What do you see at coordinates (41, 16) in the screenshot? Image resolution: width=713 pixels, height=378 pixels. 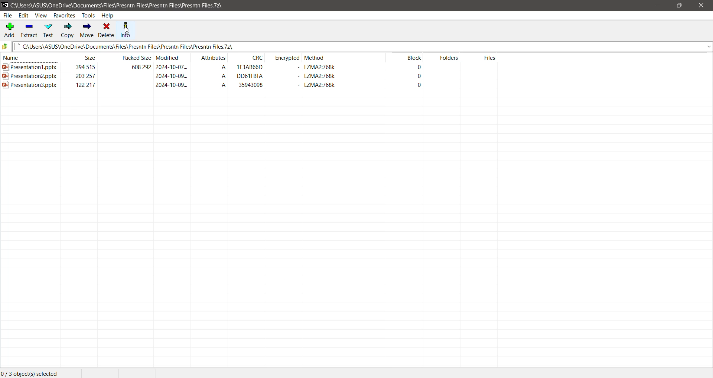 I see `View` at bounding box center [41, 16].